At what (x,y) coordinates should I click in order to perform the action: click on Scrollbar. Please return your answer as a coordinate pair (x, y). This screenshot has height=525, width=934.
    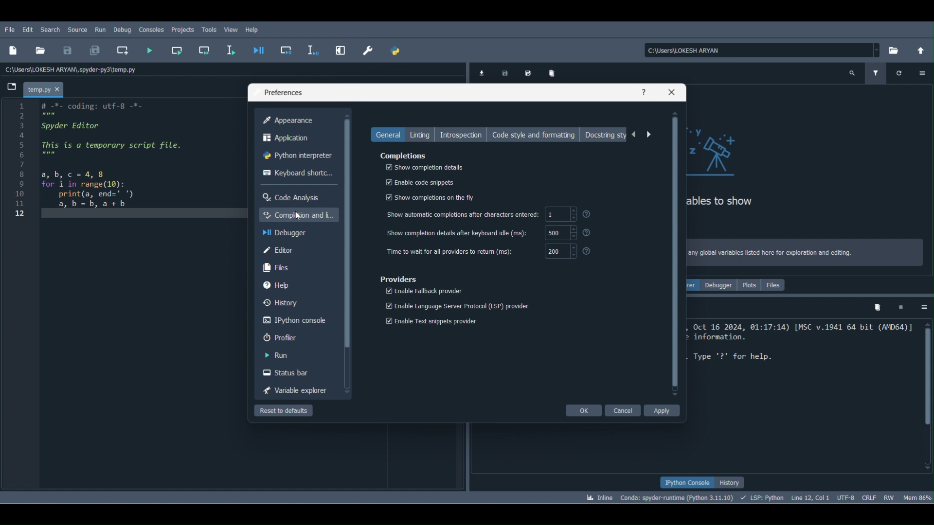
    Looking at the image, I should click on (675, 253).